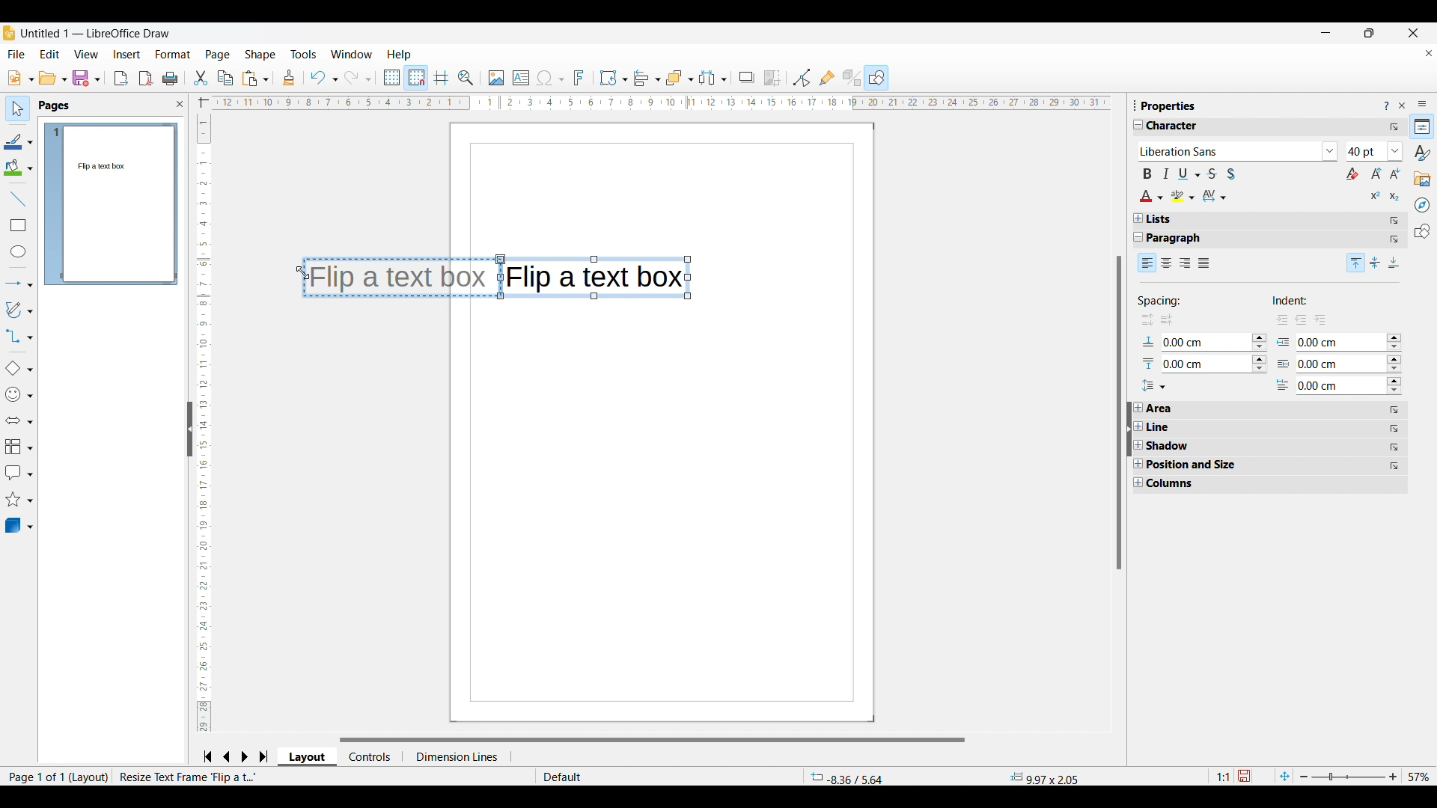 Image resolution: width=1437 pixels, height=808 pixels. Describe the element at coordinates (802, 78) in the screenshot. I see `Toggle point edit mode` at that location.